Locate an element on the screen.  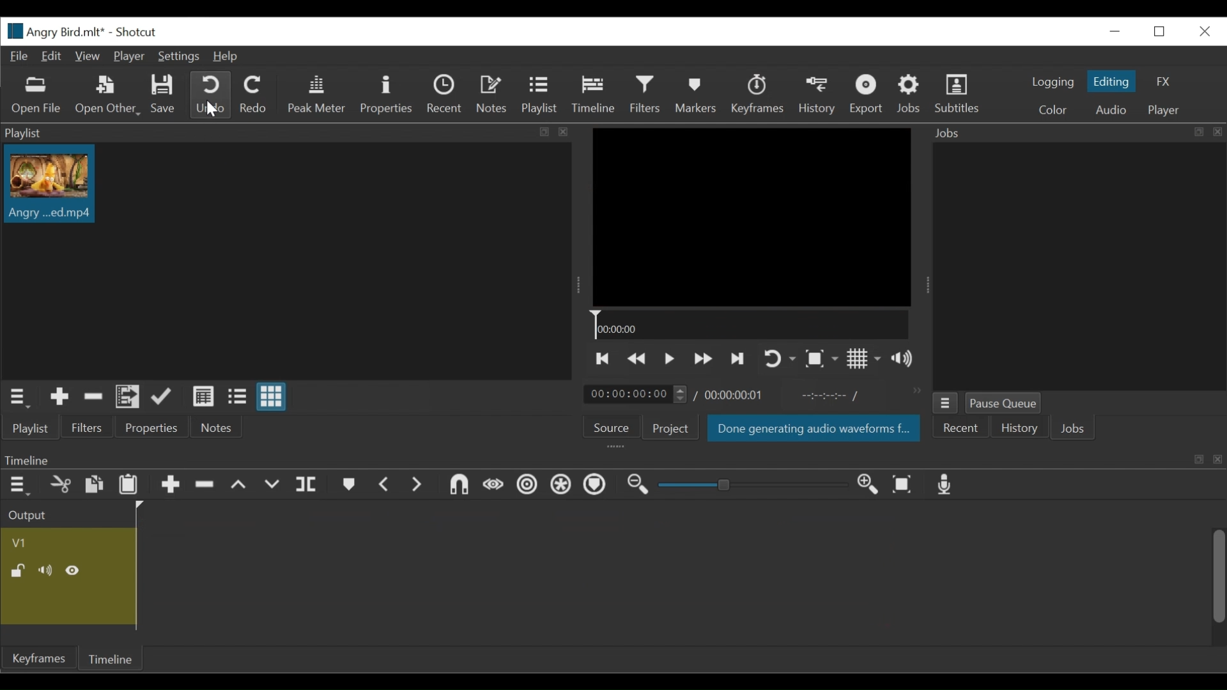
Ripple markers is located at coordinates (594, 486).